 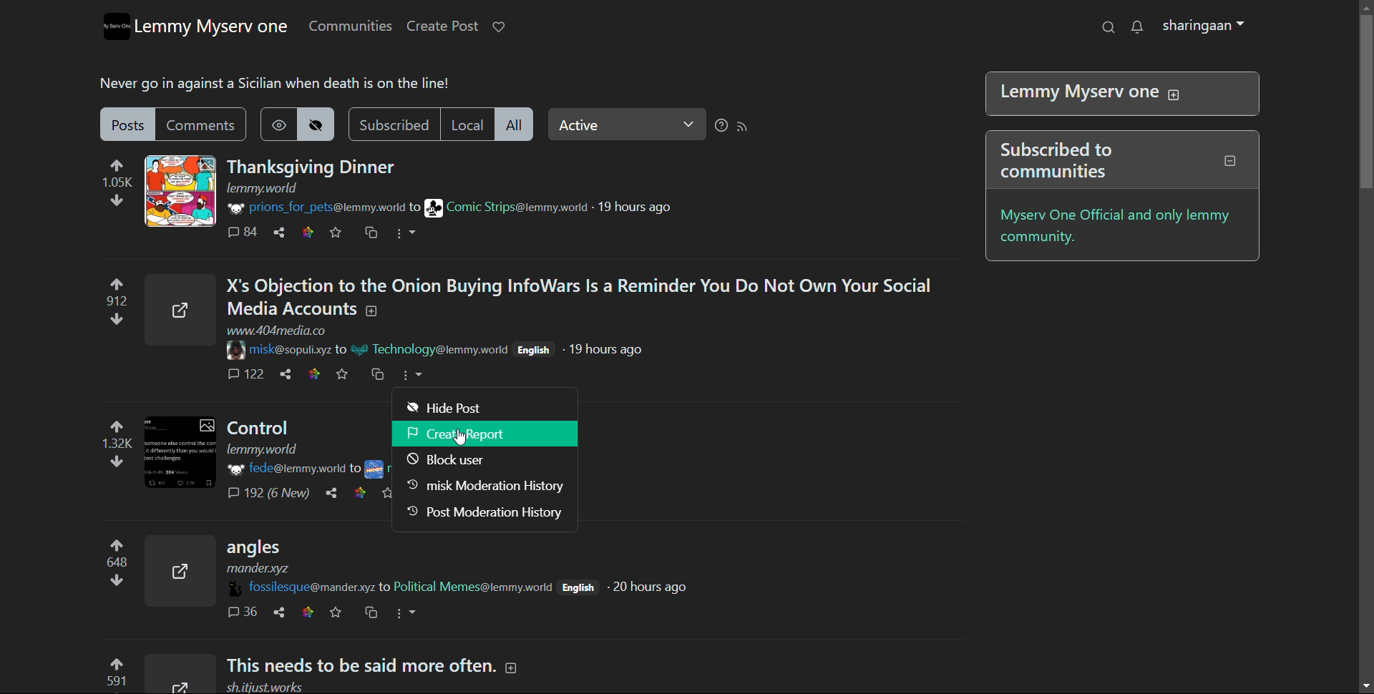 I want to click on community, so click(x=505, y=207).